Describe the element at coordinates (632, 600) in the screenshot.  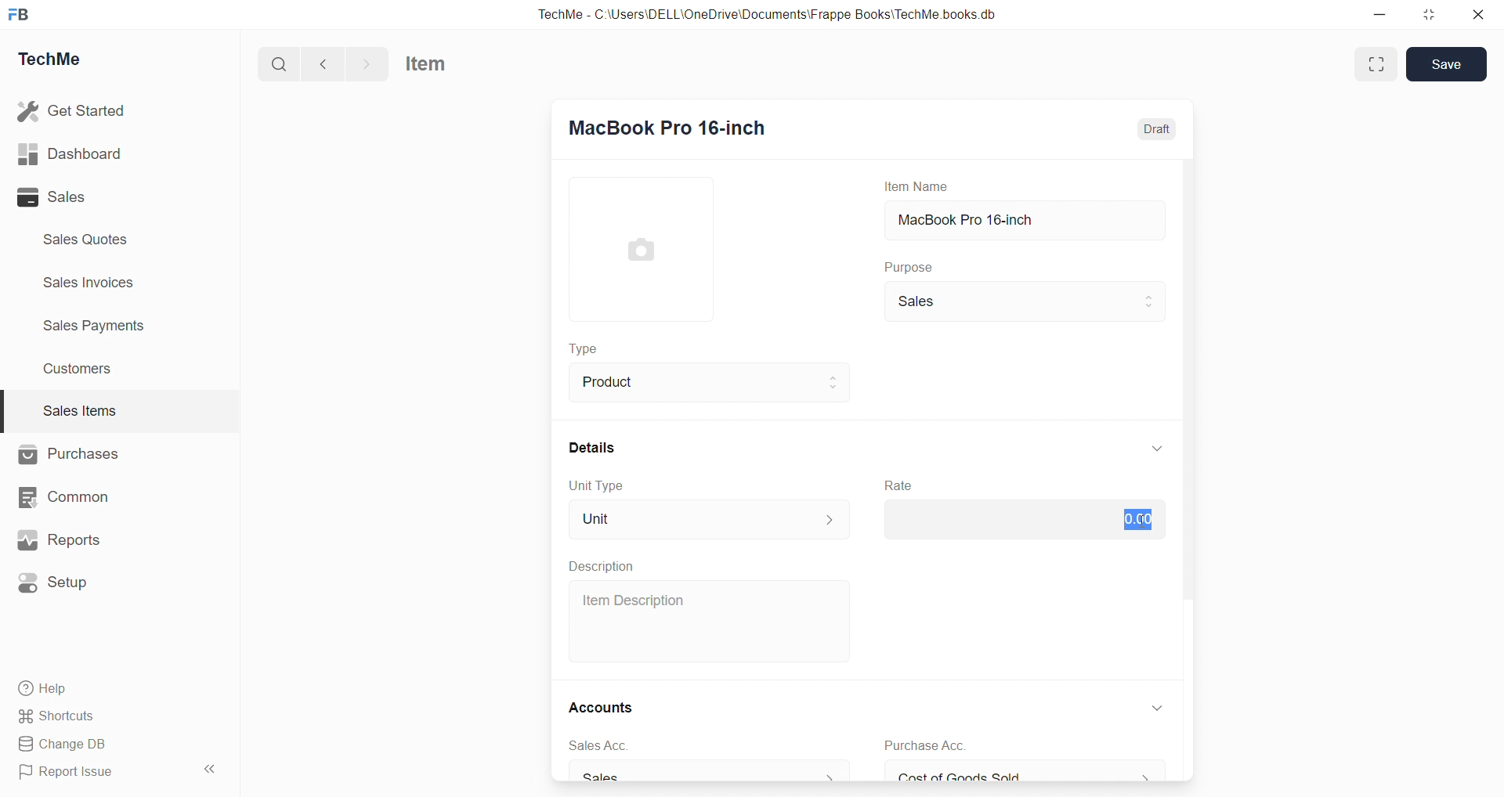
I see `Item Description` at that location.